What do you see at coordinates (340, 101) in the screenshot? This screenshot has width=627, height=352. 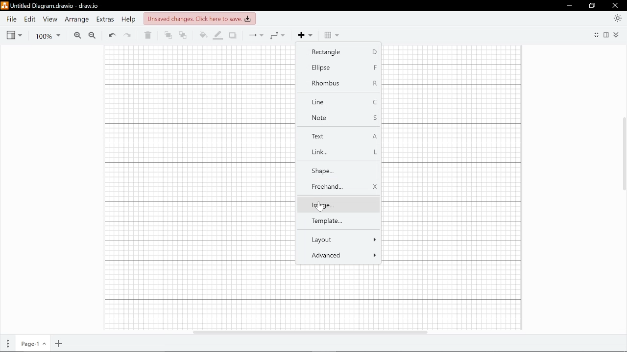 I see `Line` at bounding box center [340, 101].